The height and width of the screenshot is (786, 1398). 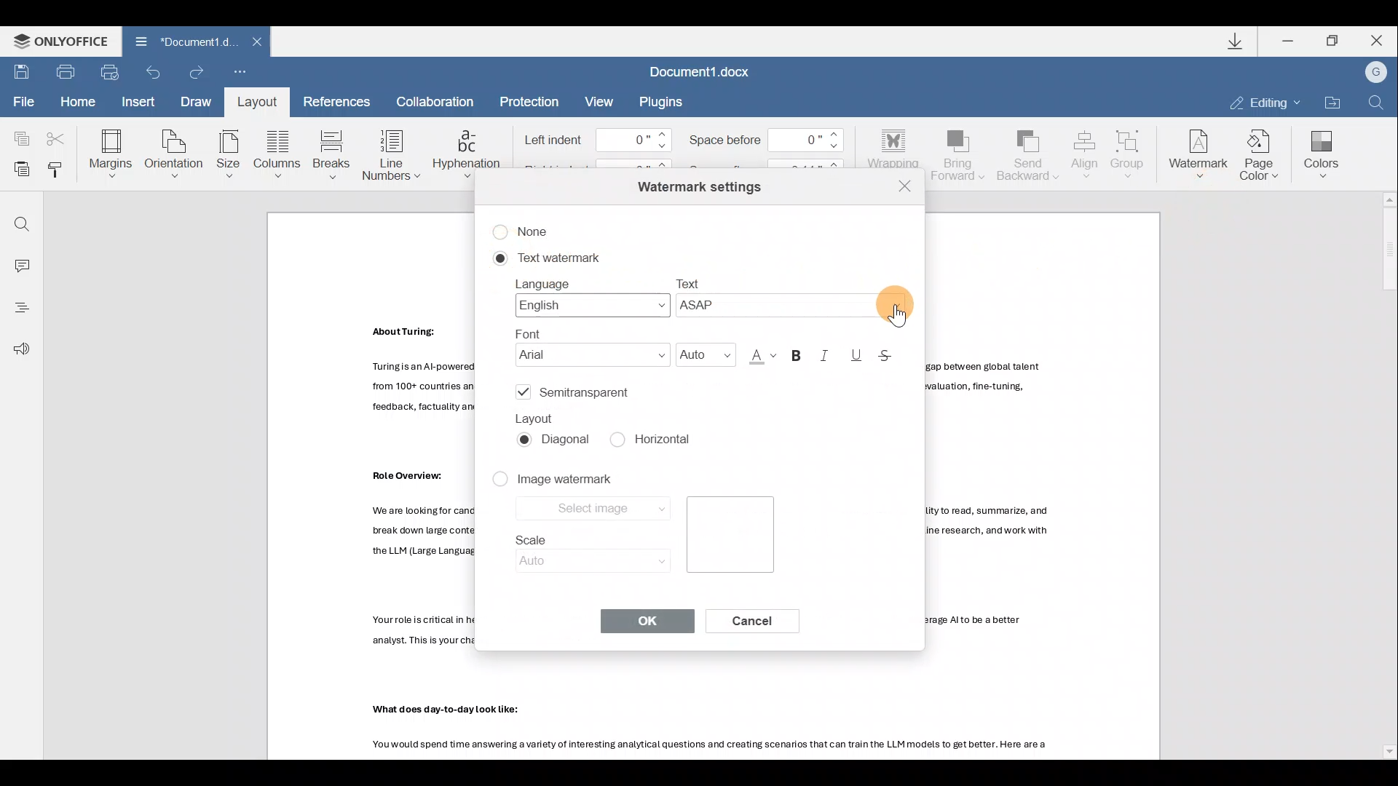 What do you see at coordinates (279, 151) in the screenshot?
I see `Columns` at bounding box center [279, 151].